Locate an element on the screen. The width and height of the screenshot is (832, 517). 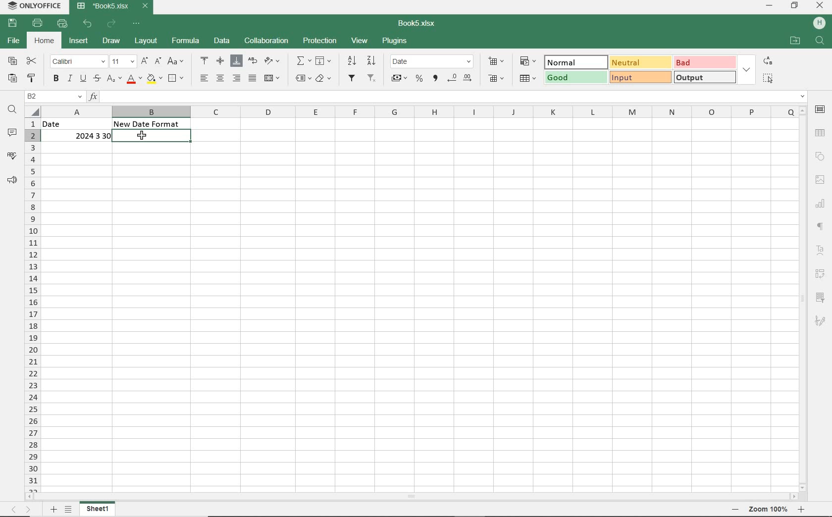
CUSTOMIZE QUICK ACCESS TOOLBAR is located at coordinates (137, 24).